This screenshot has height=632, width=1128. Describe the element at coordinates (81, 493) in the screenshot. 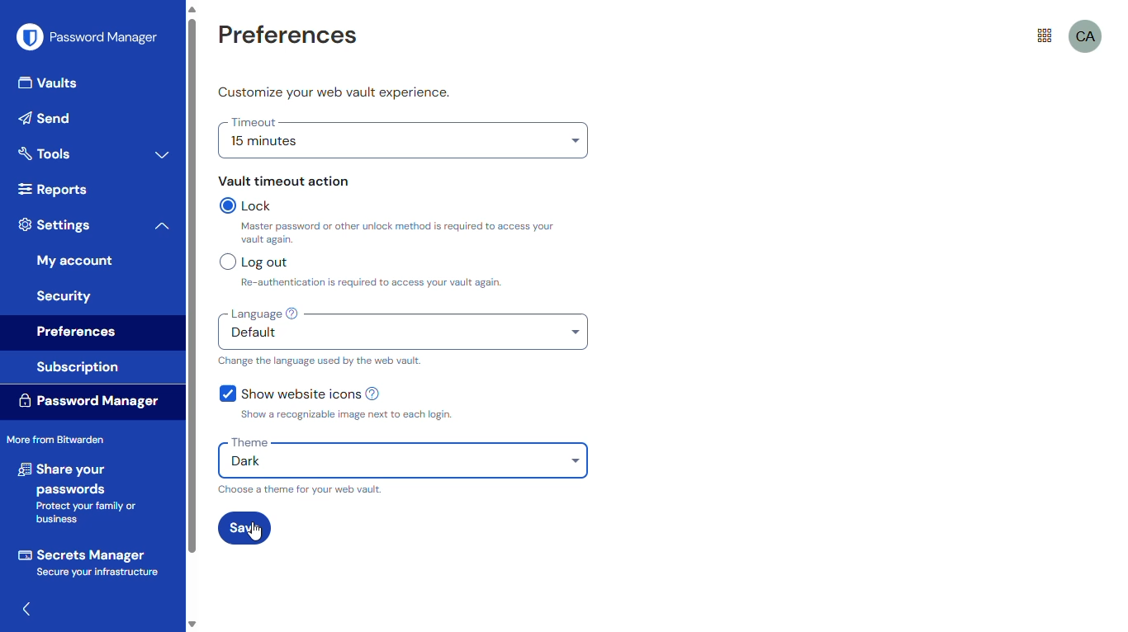

I see `share your passwords Protect your family or business` at that location.